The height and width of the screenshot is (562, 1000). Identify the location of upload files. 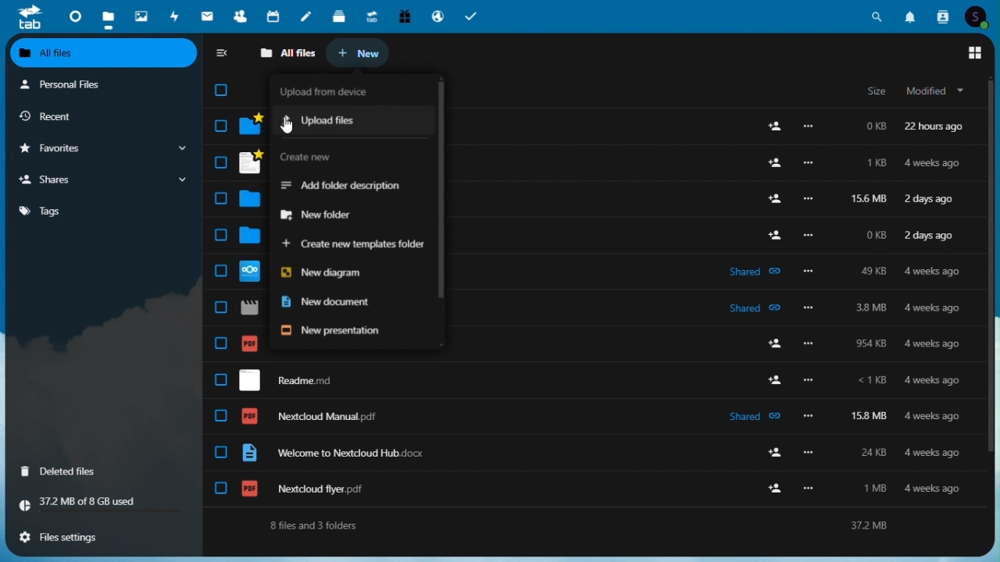
(348, 123).